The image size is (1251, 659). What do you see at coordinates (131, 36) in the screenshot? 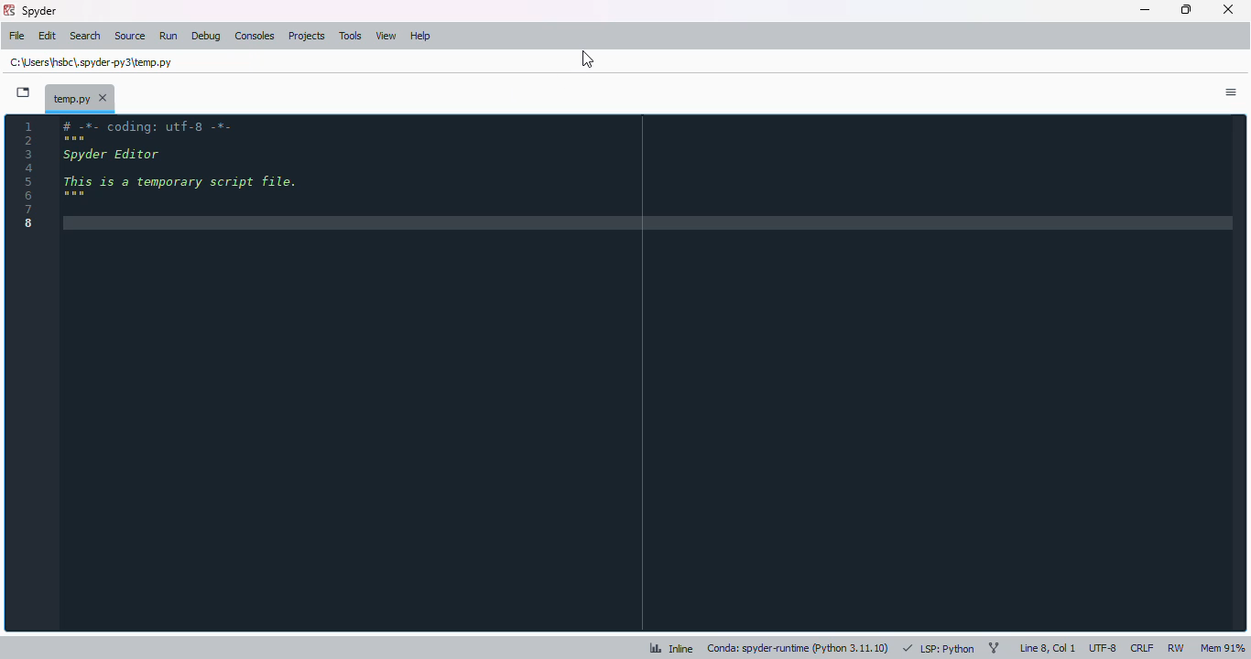
I see `source` at bounding box center [131, 36].